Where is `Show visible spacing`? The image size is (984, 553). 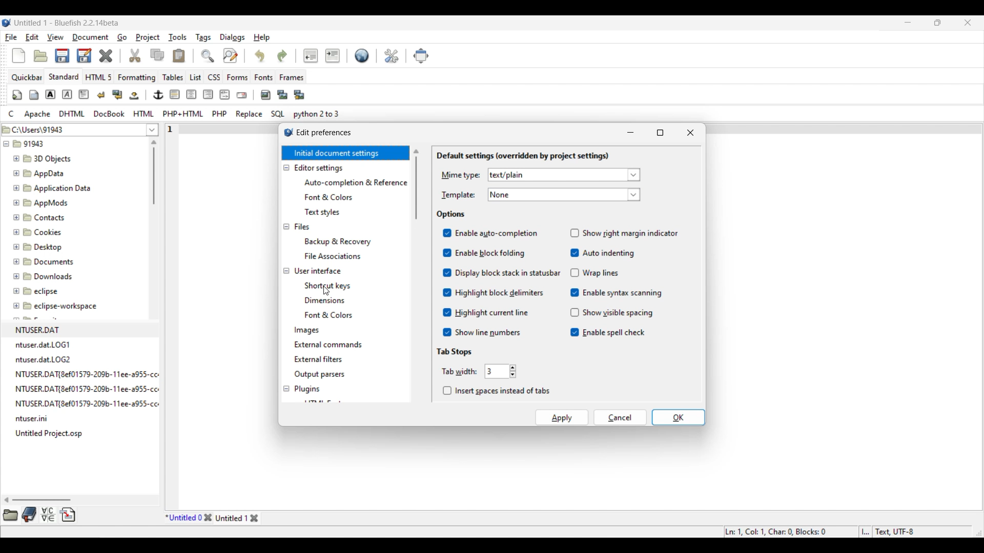
Show visible spacing is located at coordinates (610, 312).